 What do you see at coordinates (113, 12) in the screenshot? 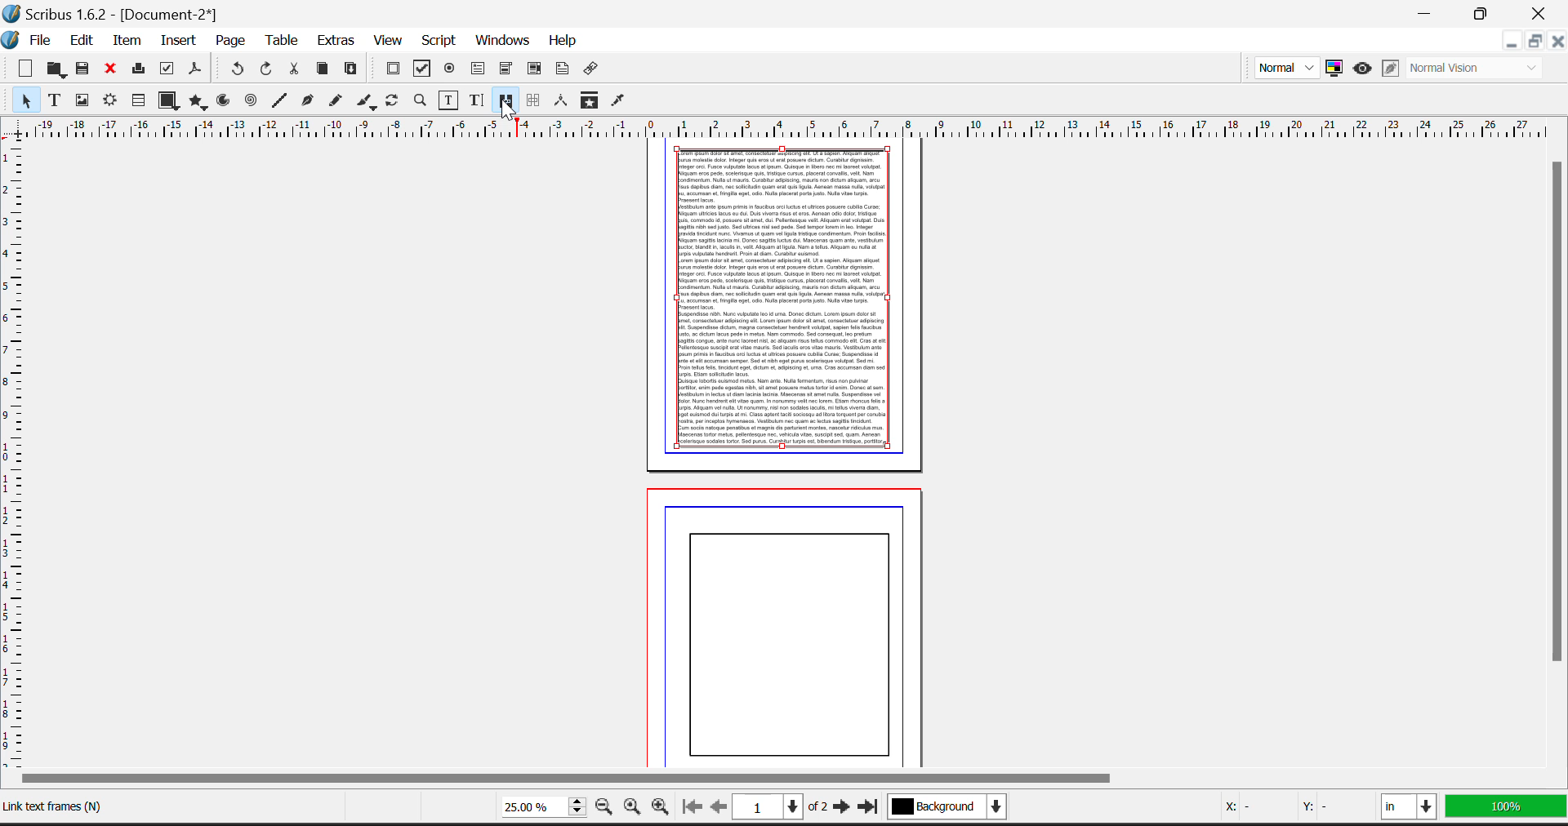
I see `Scribus 1.6.2 -[Document -2*]` at bounding box center [113, 12].